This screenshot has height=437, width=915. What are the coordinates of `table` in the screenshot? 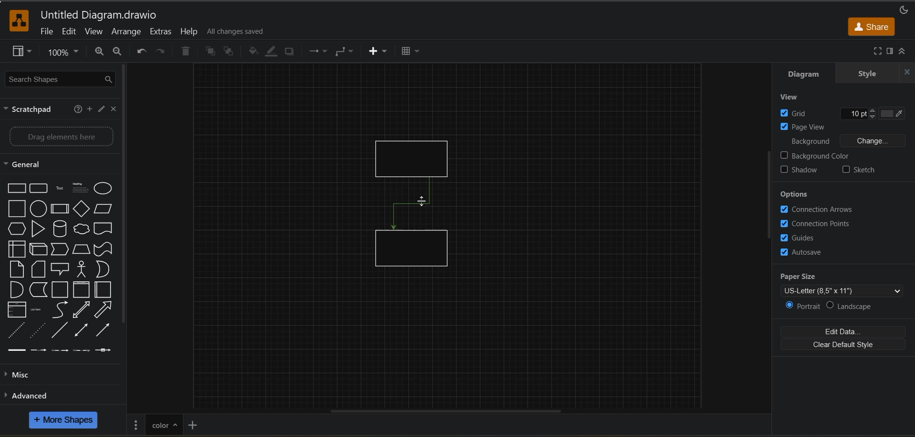 It's located at (414, 52).